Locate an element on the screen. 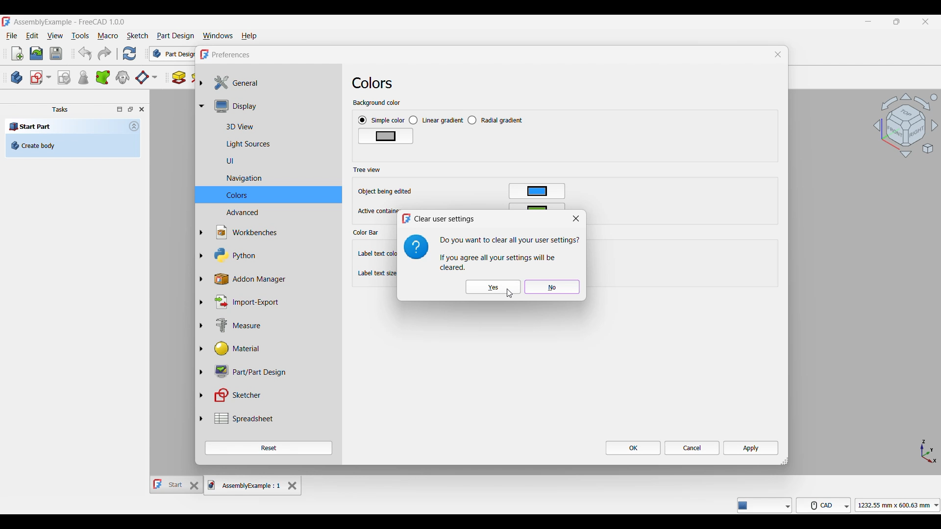  Colors, highlighted is located at coordinates (269, 194).